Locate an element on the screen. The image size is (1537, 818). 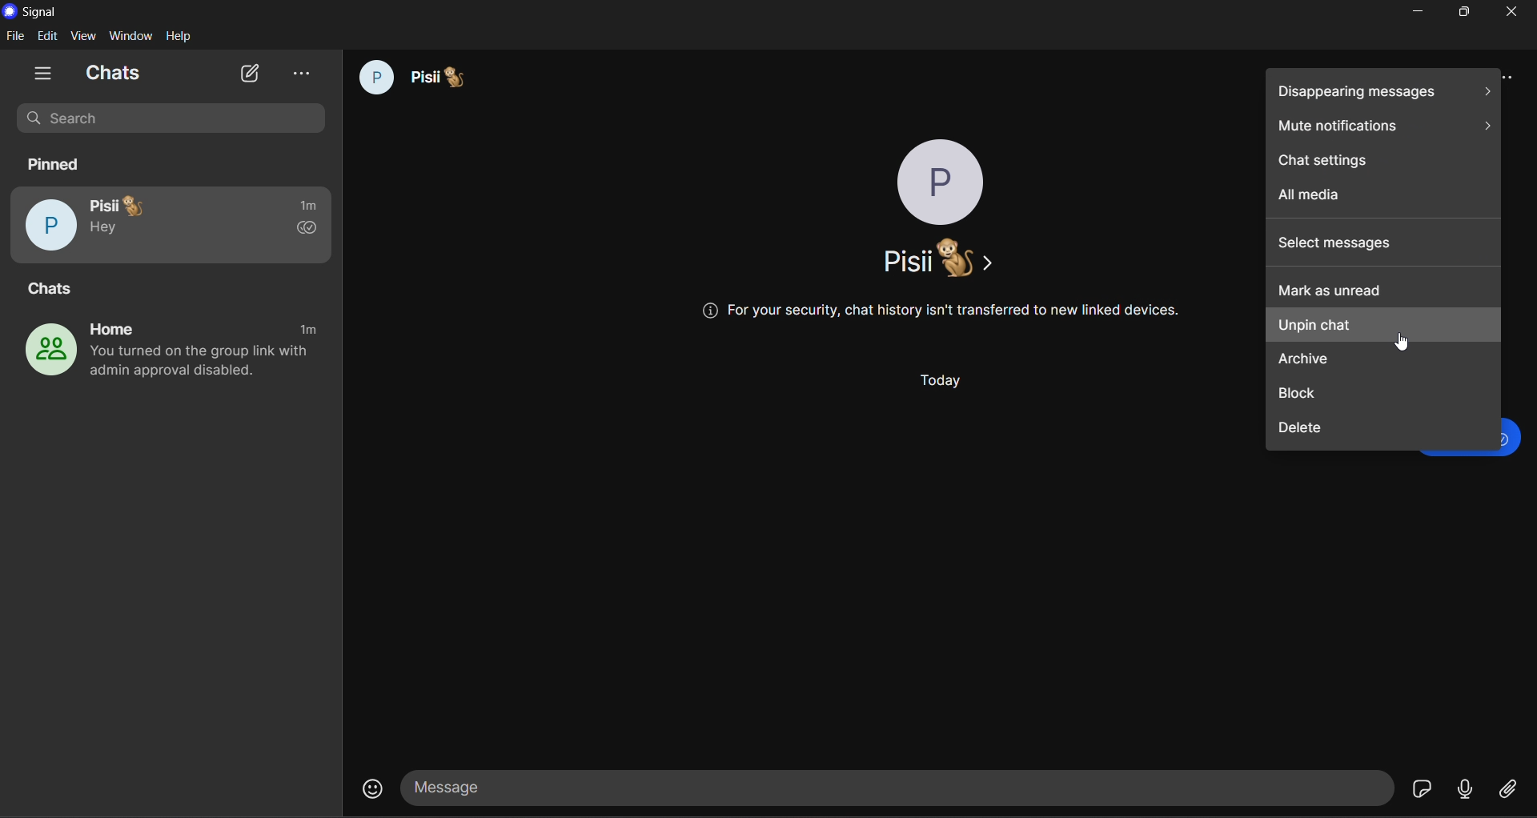
chats is located at coordinates (111, 70).